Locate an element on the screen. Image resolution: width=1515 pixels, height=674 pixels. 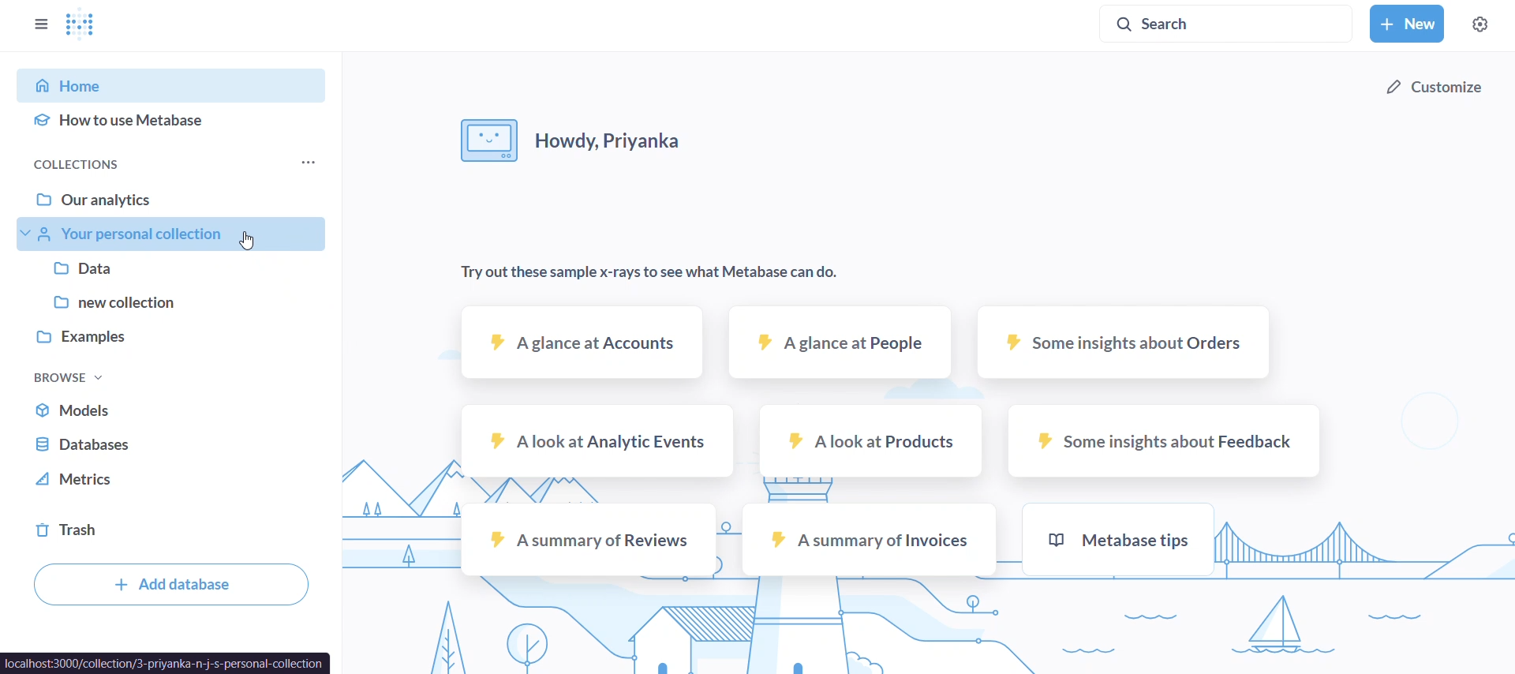
howdy, priyanka is located at coordinates (574, 142).